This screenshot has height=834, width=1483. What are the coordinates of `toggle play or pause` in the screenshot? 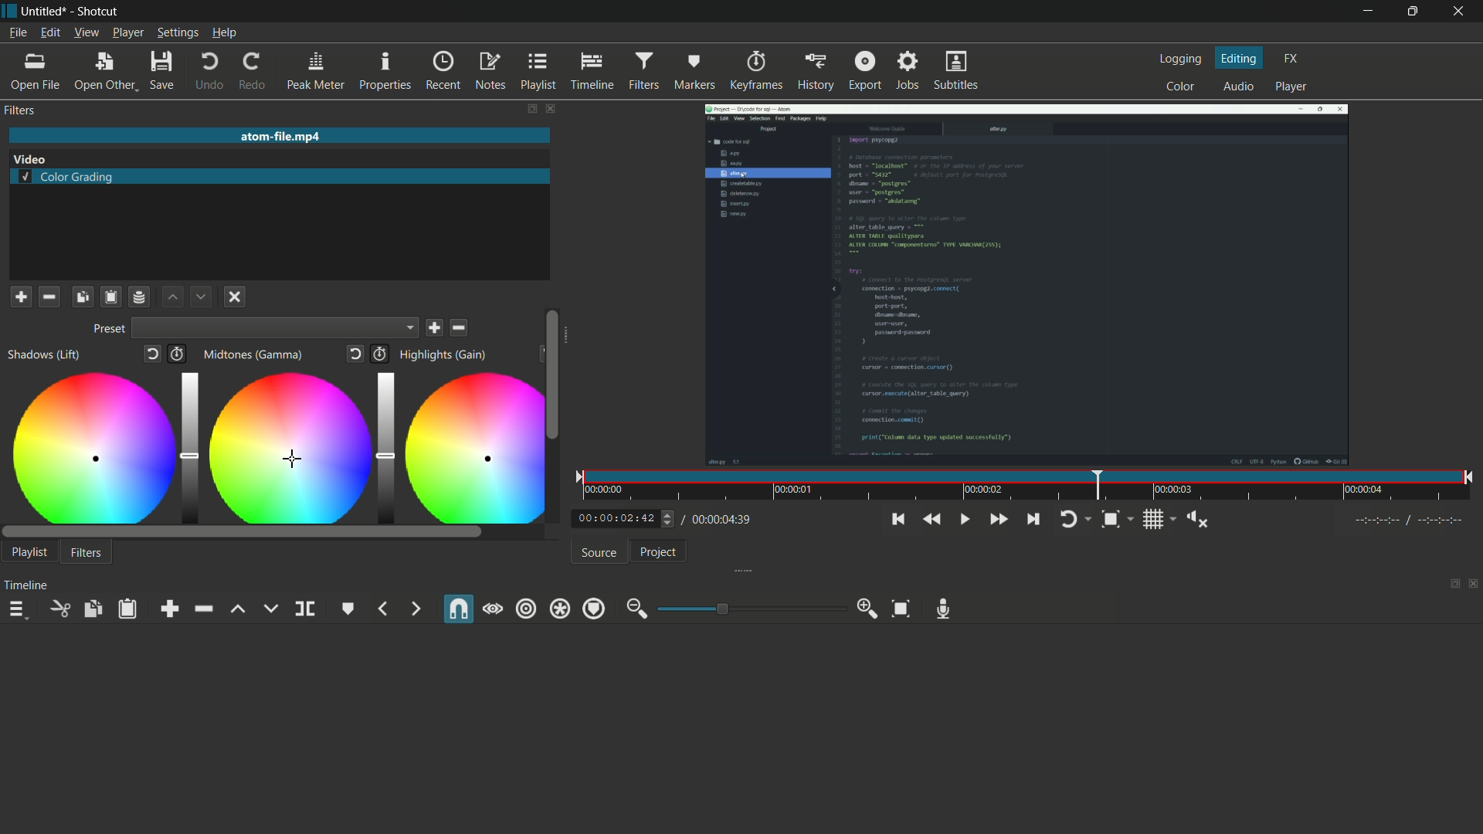 It's located at (965, 520).